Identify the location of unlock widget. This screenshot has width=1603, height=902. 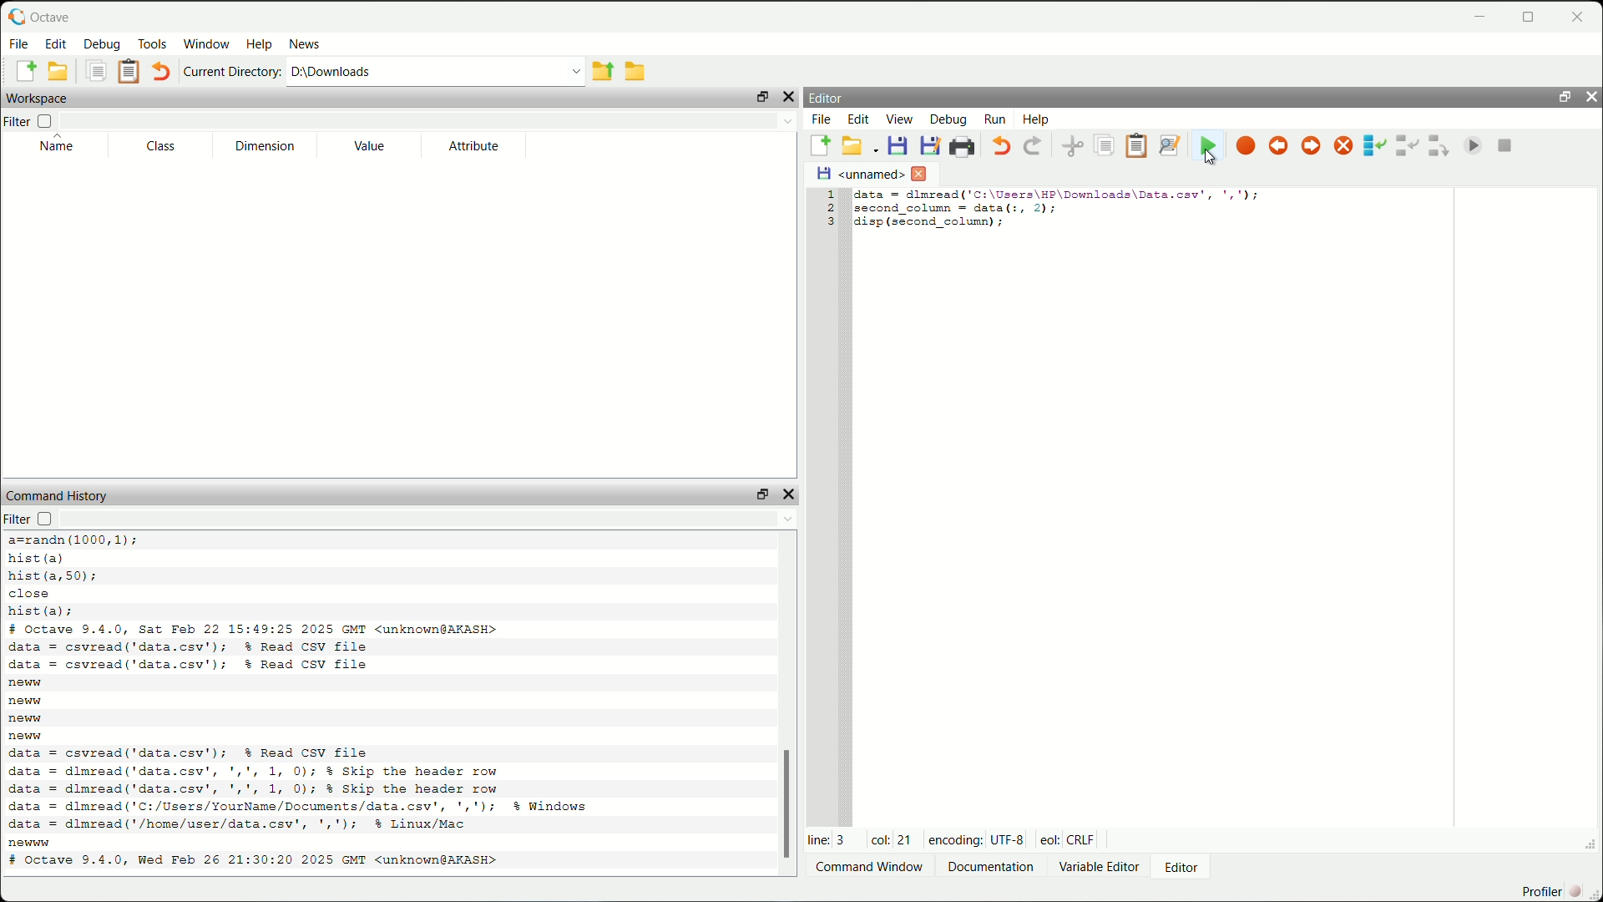
(758, 96).